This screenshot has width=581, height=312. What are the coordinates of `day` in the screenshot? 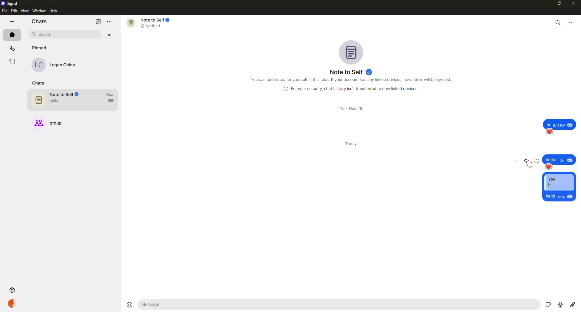 It's located at (351, 109).